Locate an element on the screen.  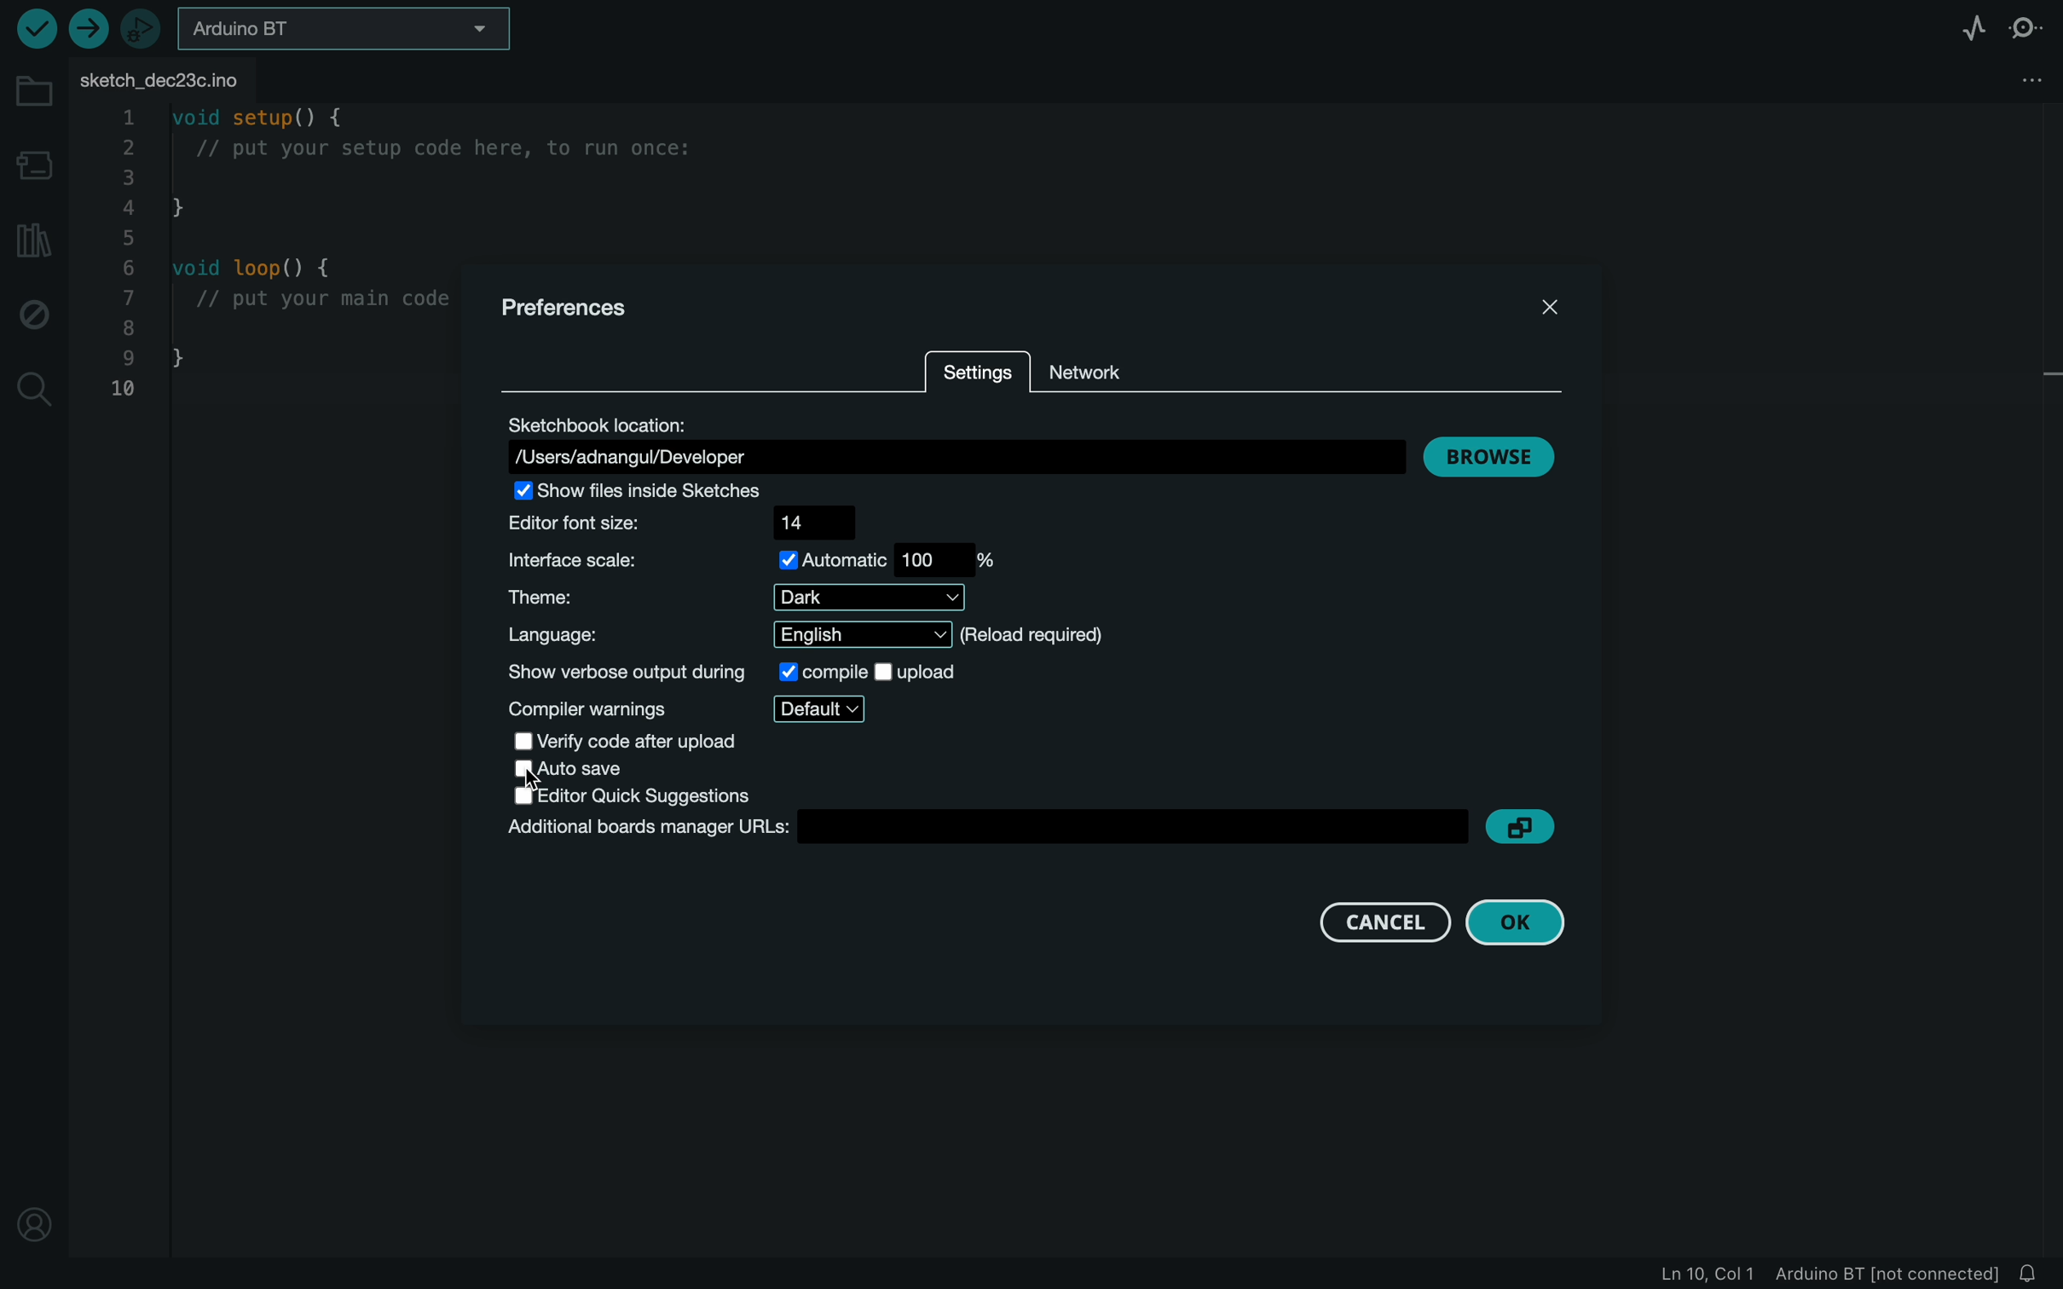
editor is located at coordinates (641, 796).